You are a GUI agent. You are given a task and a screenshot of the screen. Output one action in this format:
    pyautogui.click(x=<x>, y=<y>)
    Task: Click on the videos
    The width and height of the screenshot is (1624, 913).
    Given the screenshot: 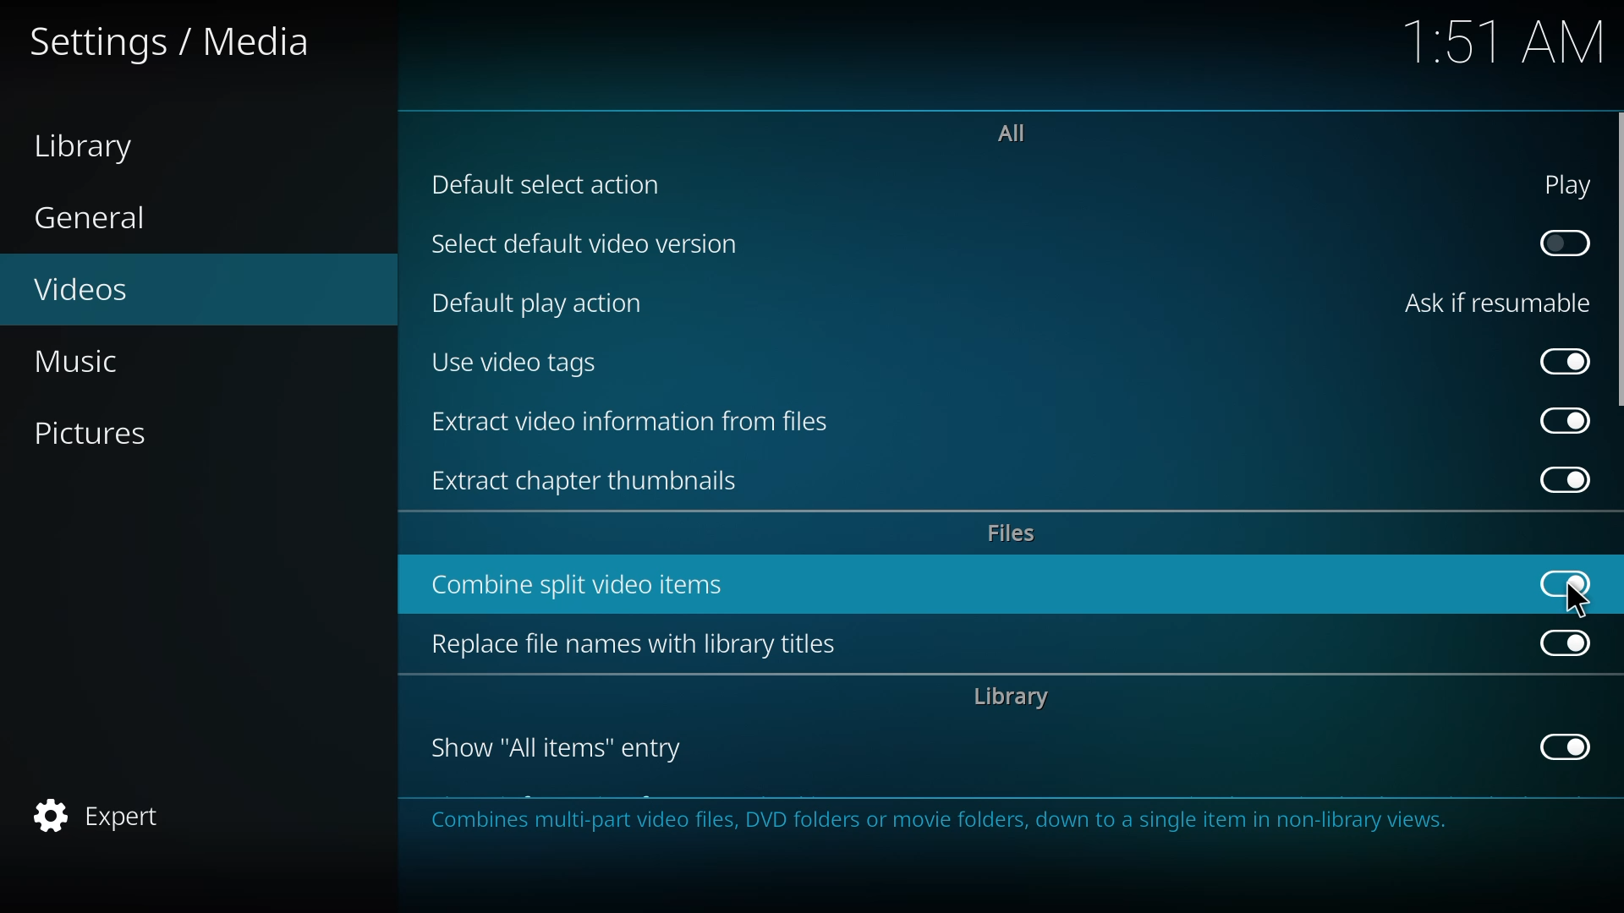 What is the action you would take?
    pyautogui.click(x=98, y=286)
    